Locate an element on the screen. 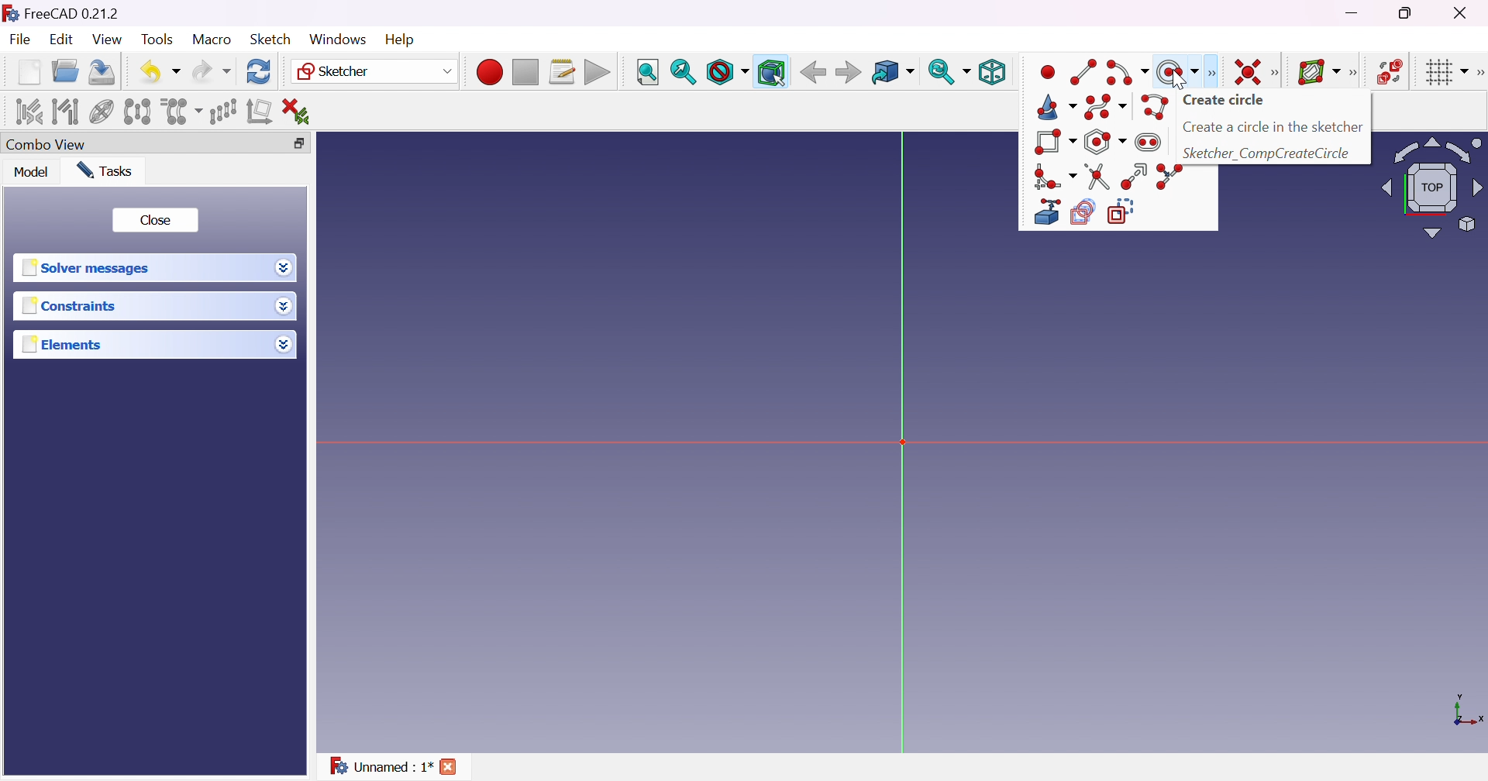 The height and width of the screenshot is (781, 1488). Create arc is located at coordinates (1129, 73).